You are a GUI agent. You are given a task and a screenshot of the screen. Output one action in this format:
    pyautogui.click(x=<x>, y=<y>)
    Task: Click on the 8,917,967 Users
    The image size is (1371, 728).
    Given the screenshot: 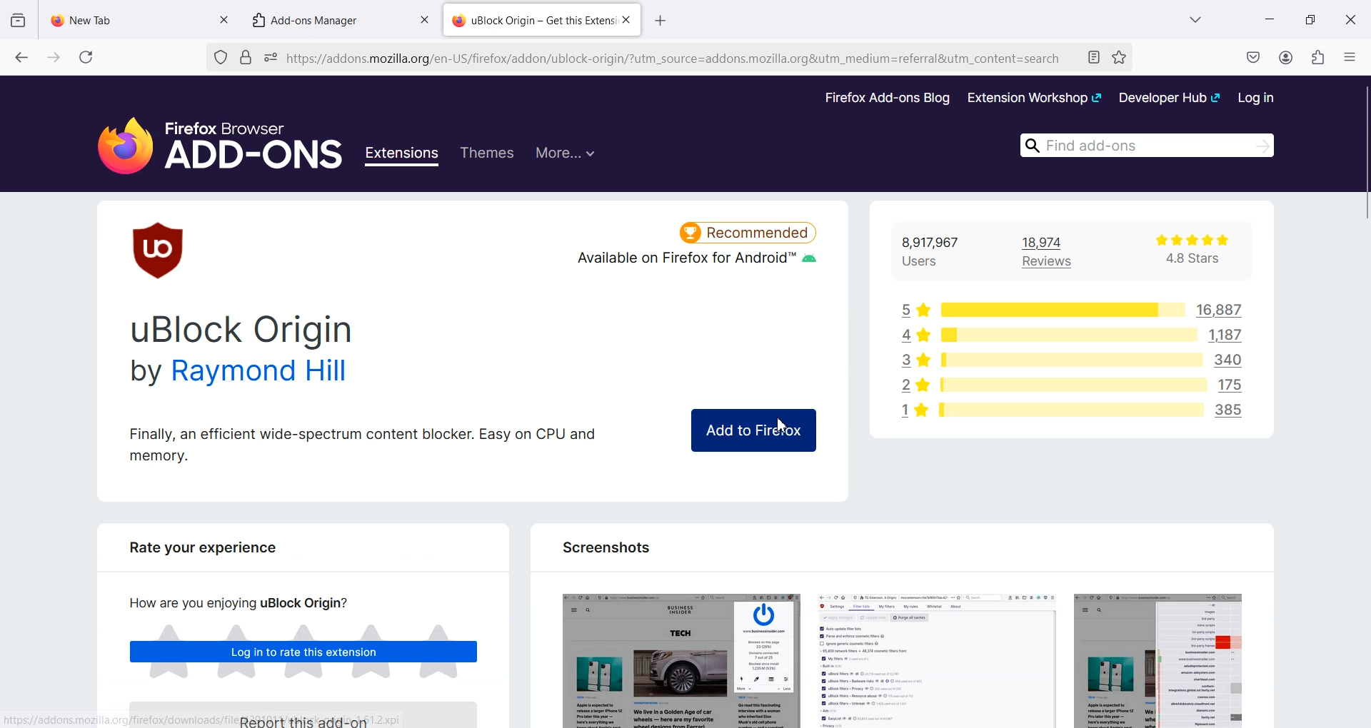 What is the action you would take?
    pyautogui.click(x=938, y=252)
    